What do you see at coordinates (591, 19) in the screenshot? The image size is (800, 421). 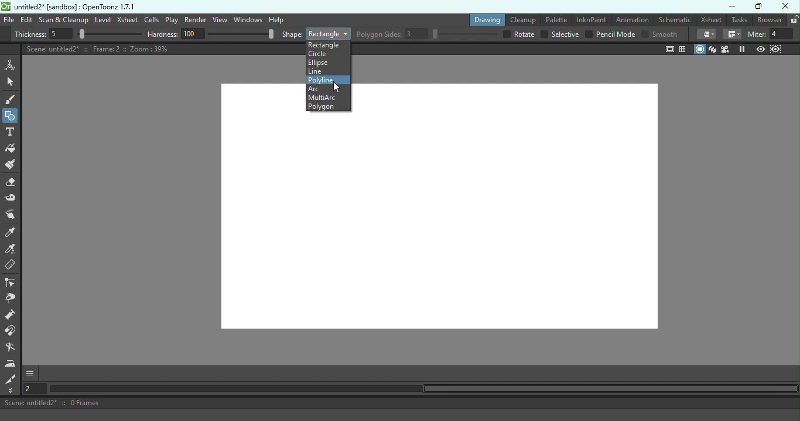 I see `InknPaint` at bounding box center [591, 19].